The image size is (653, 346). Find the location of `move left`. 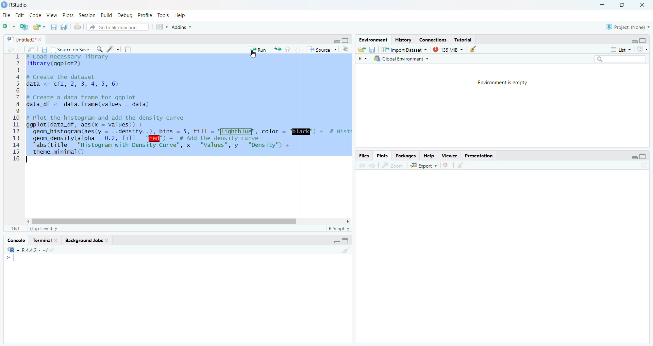

move left is located at coordinates (30, 221).